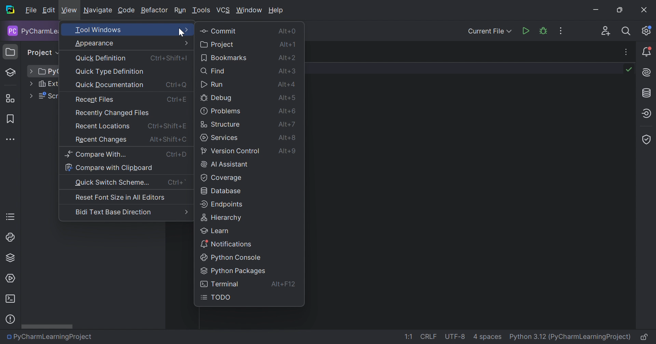  I want to click on Recent Changes, so click(101, 140).